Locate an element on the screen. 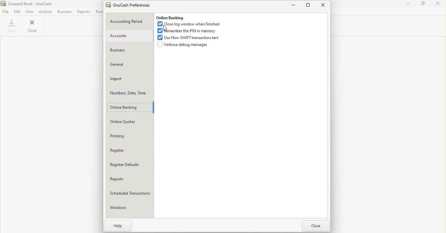 This screenshot has width=446, height=233. Save is located at coordinates (12, 27).